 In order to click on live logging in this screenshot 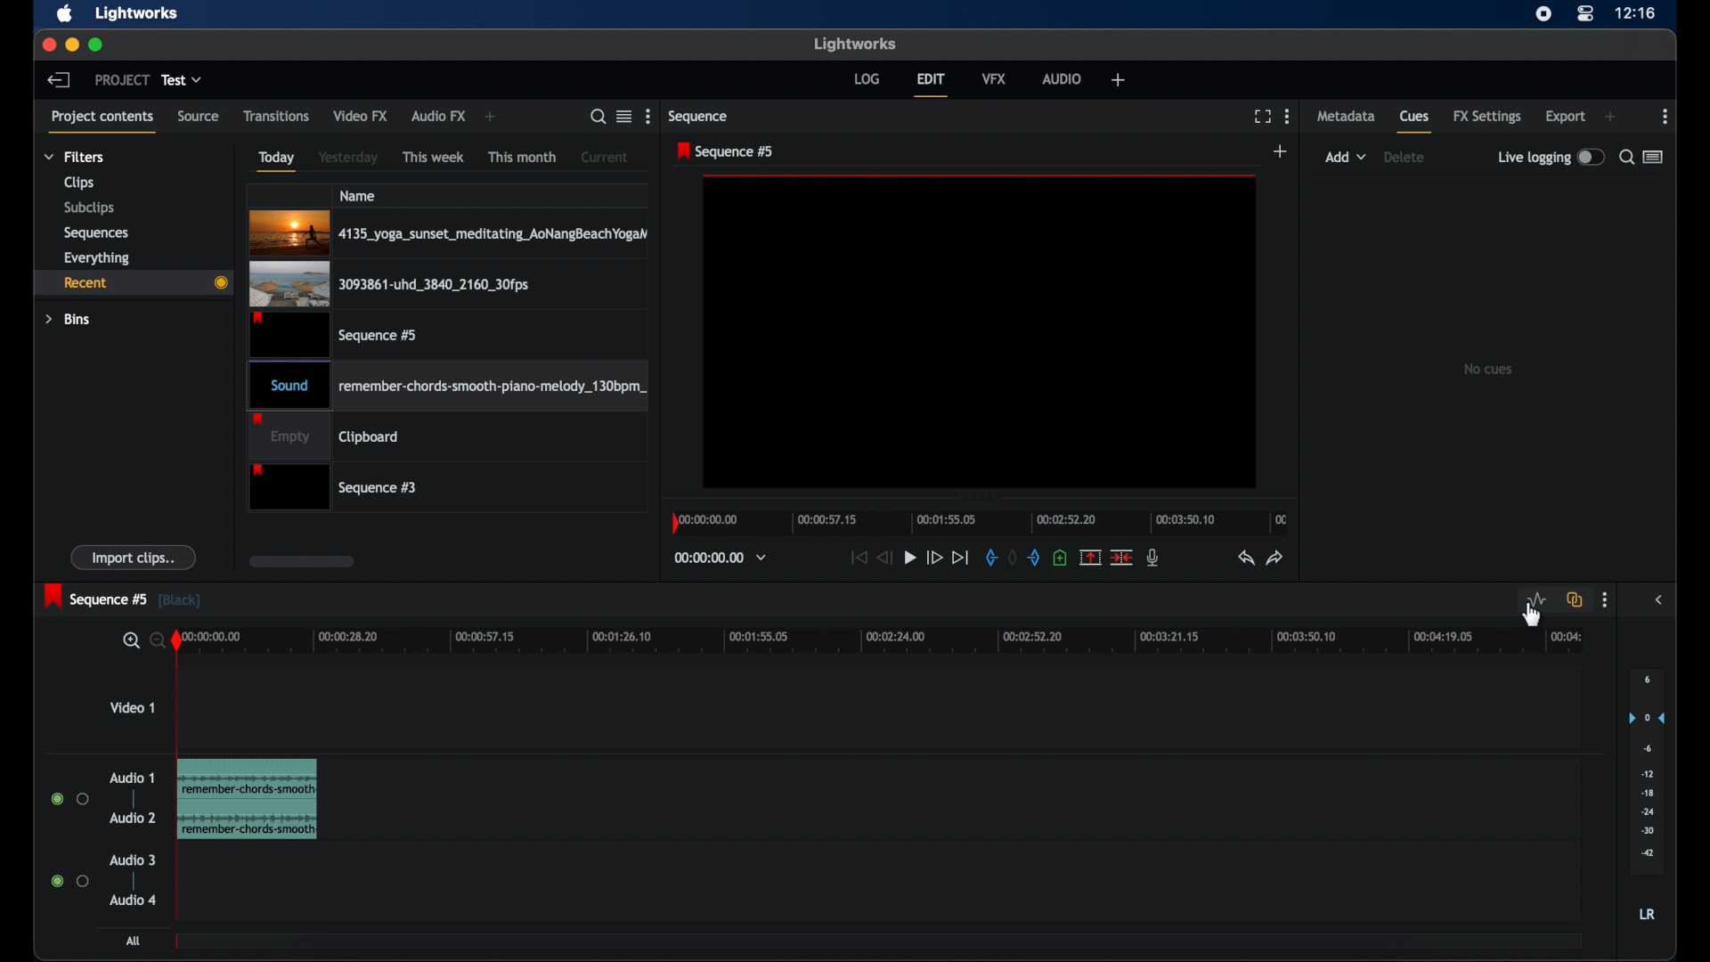, I will do `click(1551, 158)`.